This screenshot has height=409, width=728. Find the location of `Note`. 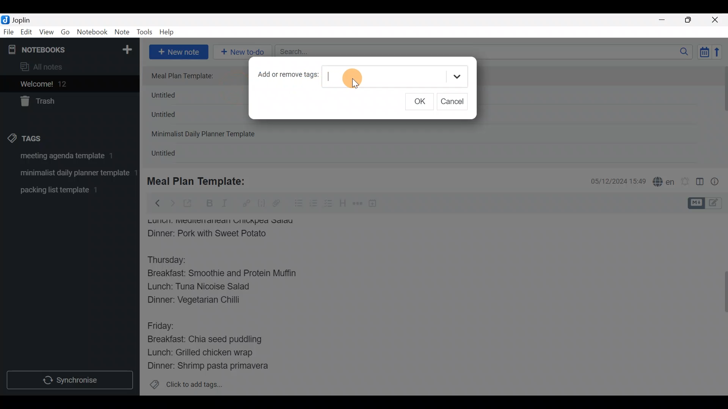

Note is located at coordinates (124, 33).